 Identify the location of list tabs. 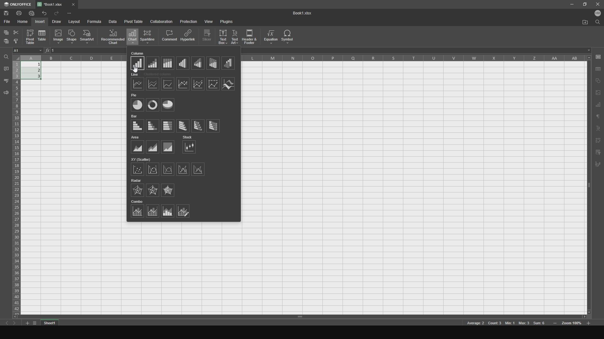
(36, 323).